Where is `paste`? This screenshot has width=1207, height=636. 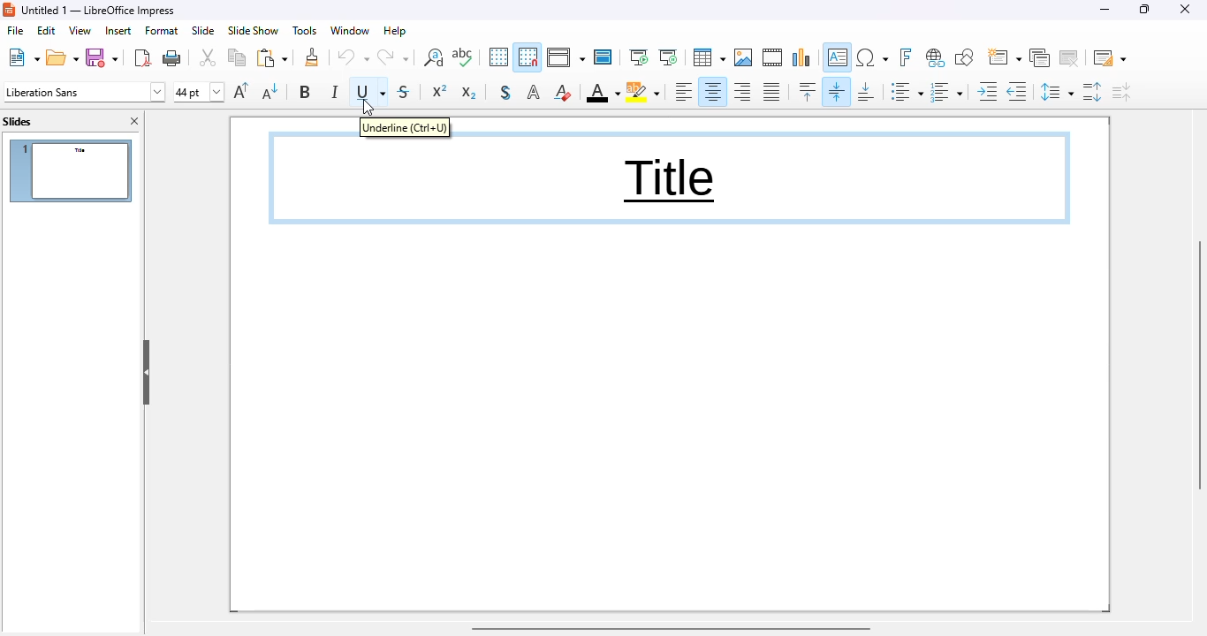
paste is located at coordinates (272, 57).